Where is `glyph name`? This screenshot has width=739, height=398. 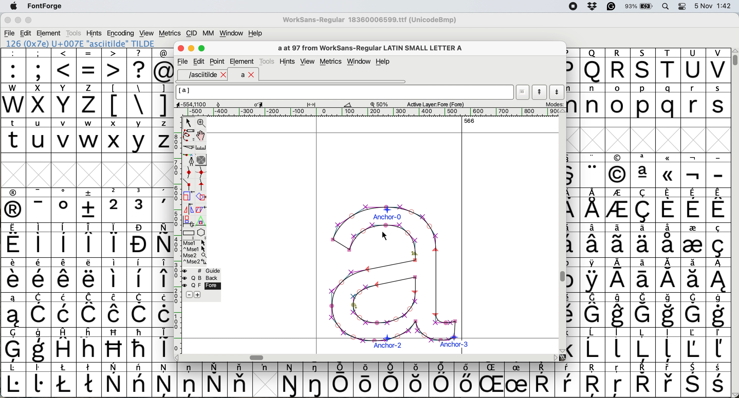 glyph name is located at coordinates (344, 92).